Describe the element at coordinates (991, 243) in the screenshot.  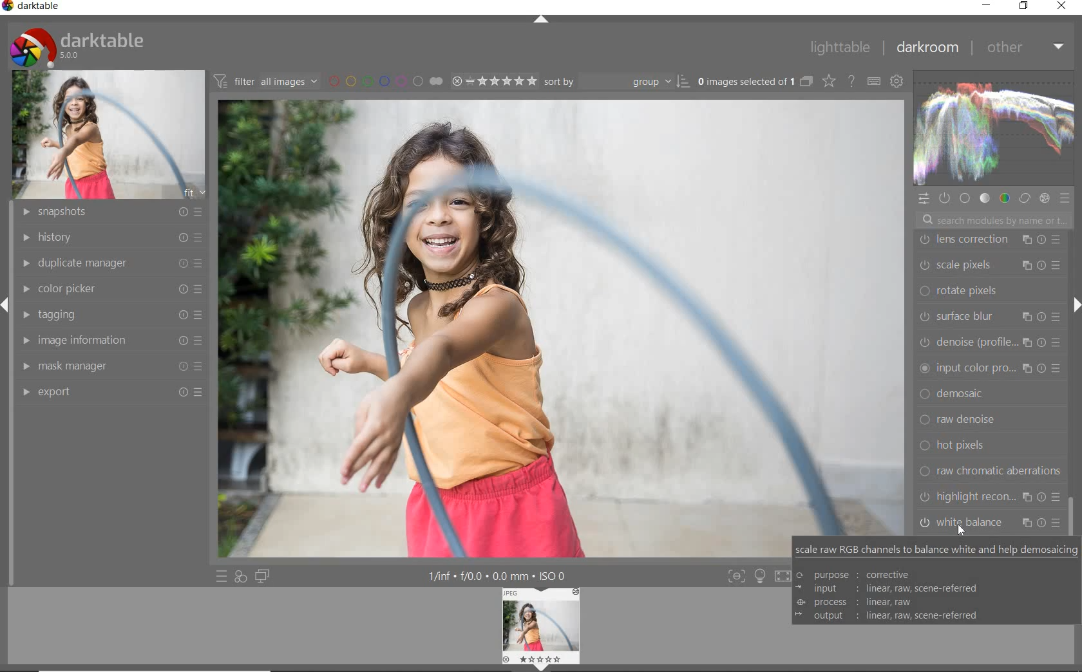
I see `watermark` at that location.